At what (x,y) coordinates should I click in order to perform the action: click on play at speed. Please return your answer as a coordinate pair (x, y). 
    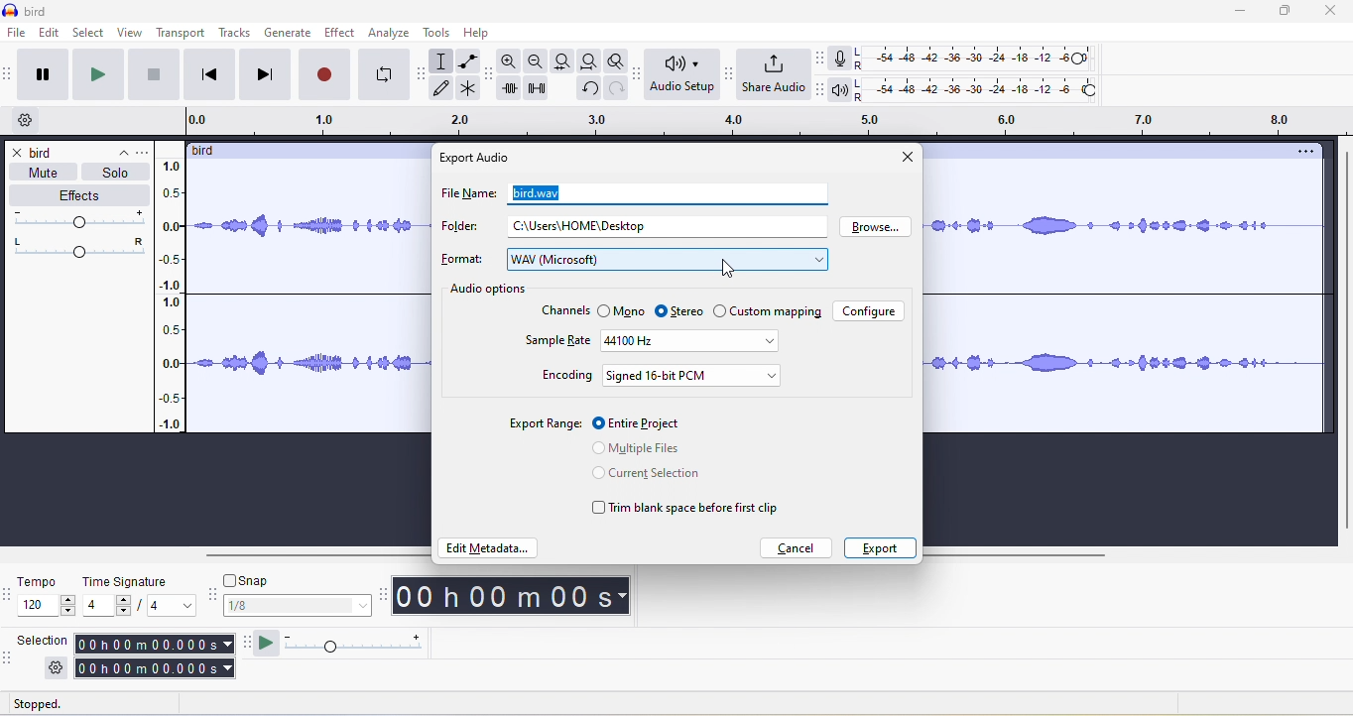
    Looking at the image, I should click on (265, 643).